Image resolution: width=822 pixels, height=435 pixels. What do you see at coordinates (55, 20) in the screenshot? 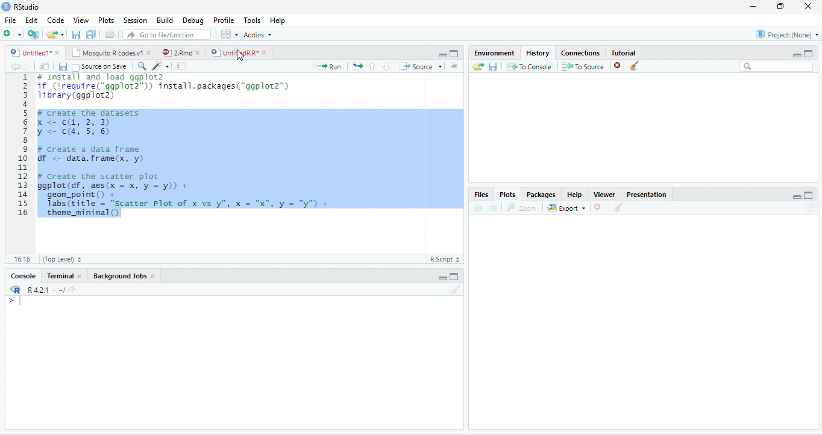
I see `Code` at bounding box center [55, 20].